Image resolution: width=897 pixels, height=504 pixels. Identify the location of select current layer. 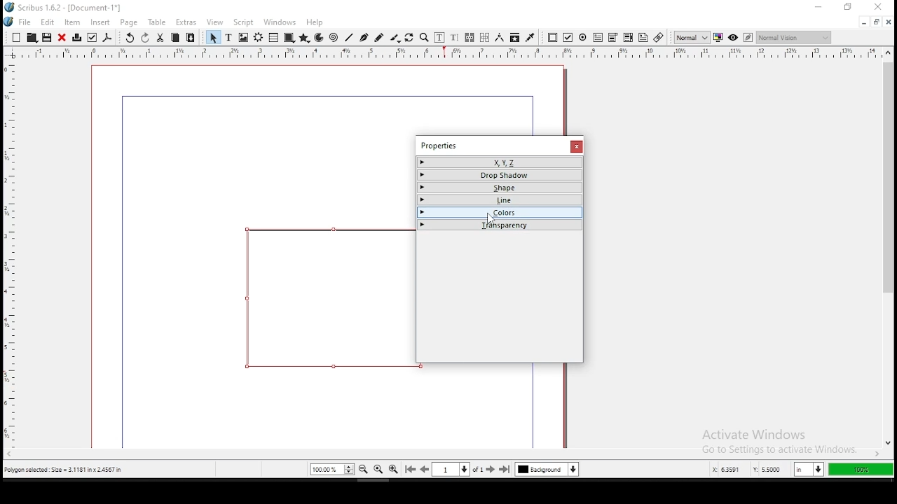
(547, 469).